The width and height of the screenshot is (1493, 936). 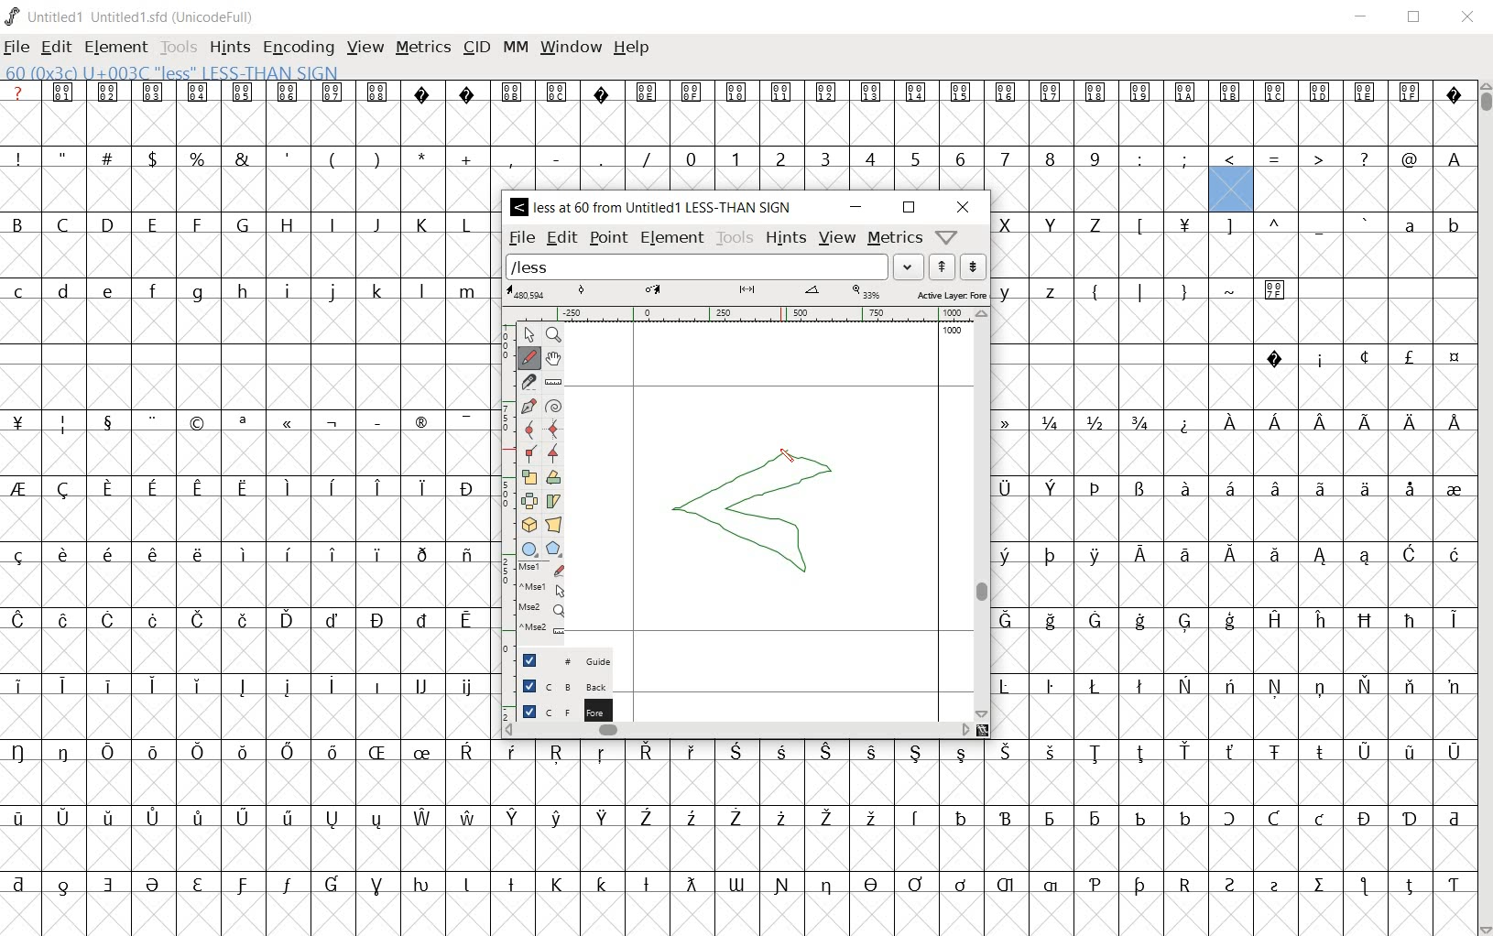 What do you see at coordinates (1360, 190) in the screenshot?
I see `empty cells` at bounding box center [1360, 190].